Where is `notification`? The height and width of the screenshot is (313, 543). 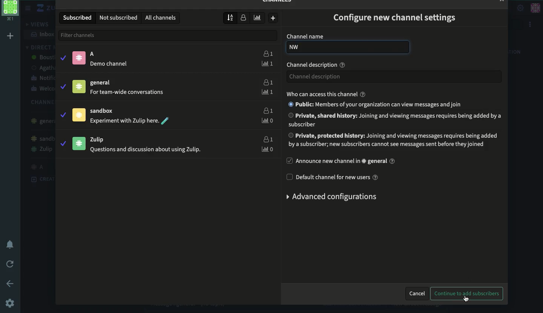
notification is located at coordinates (13, 246).